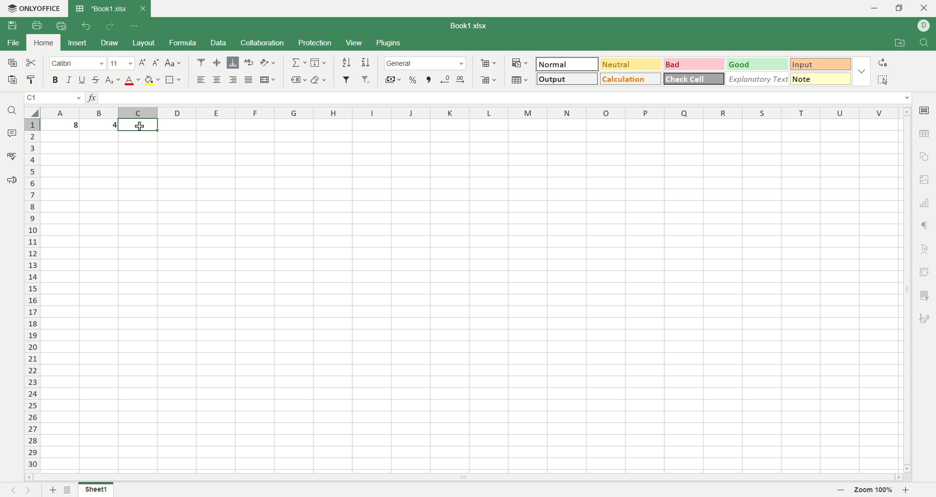 The width and height of the screenshot is (936, 497). Describe the element at coordinates (861, 71) in the screenshot. I see `style options` at that location.